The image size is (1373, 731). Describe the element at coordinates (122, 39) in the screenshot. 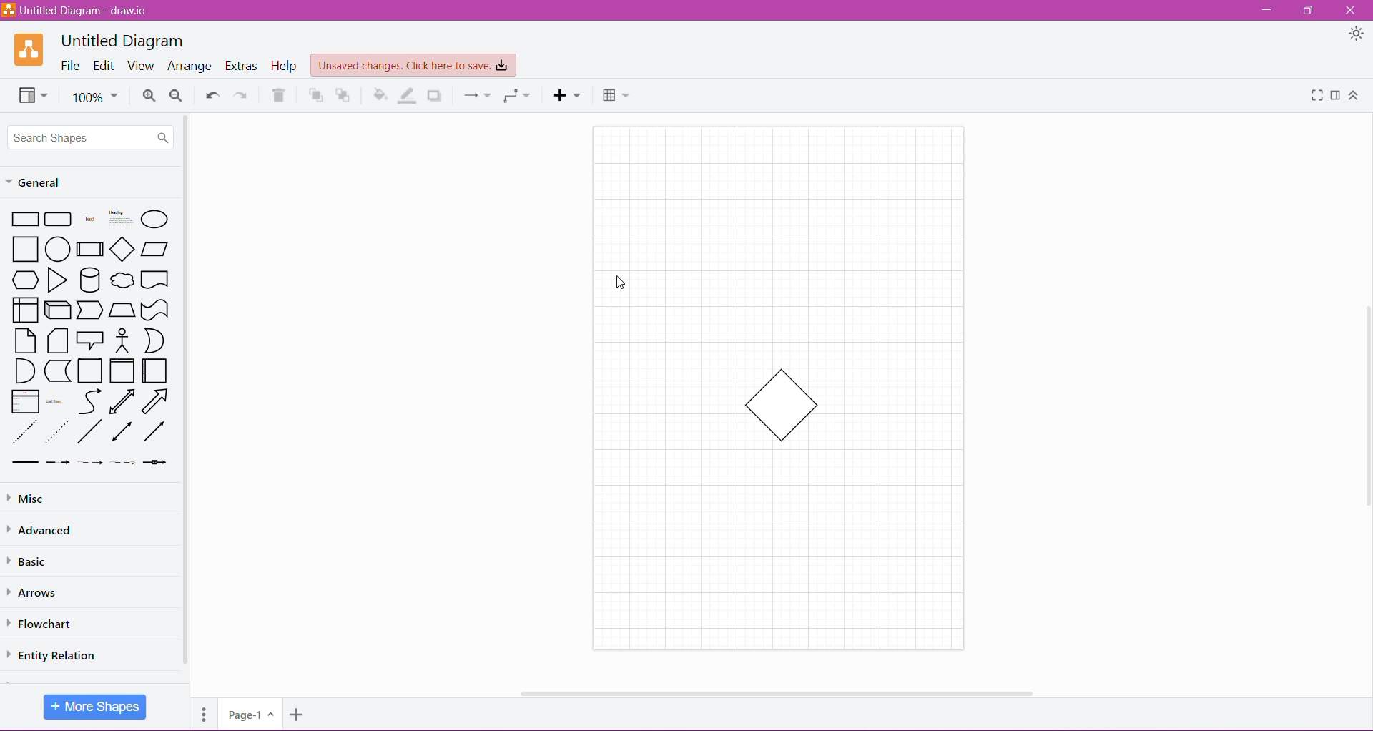

I see `Untitled Diagram` at that location.